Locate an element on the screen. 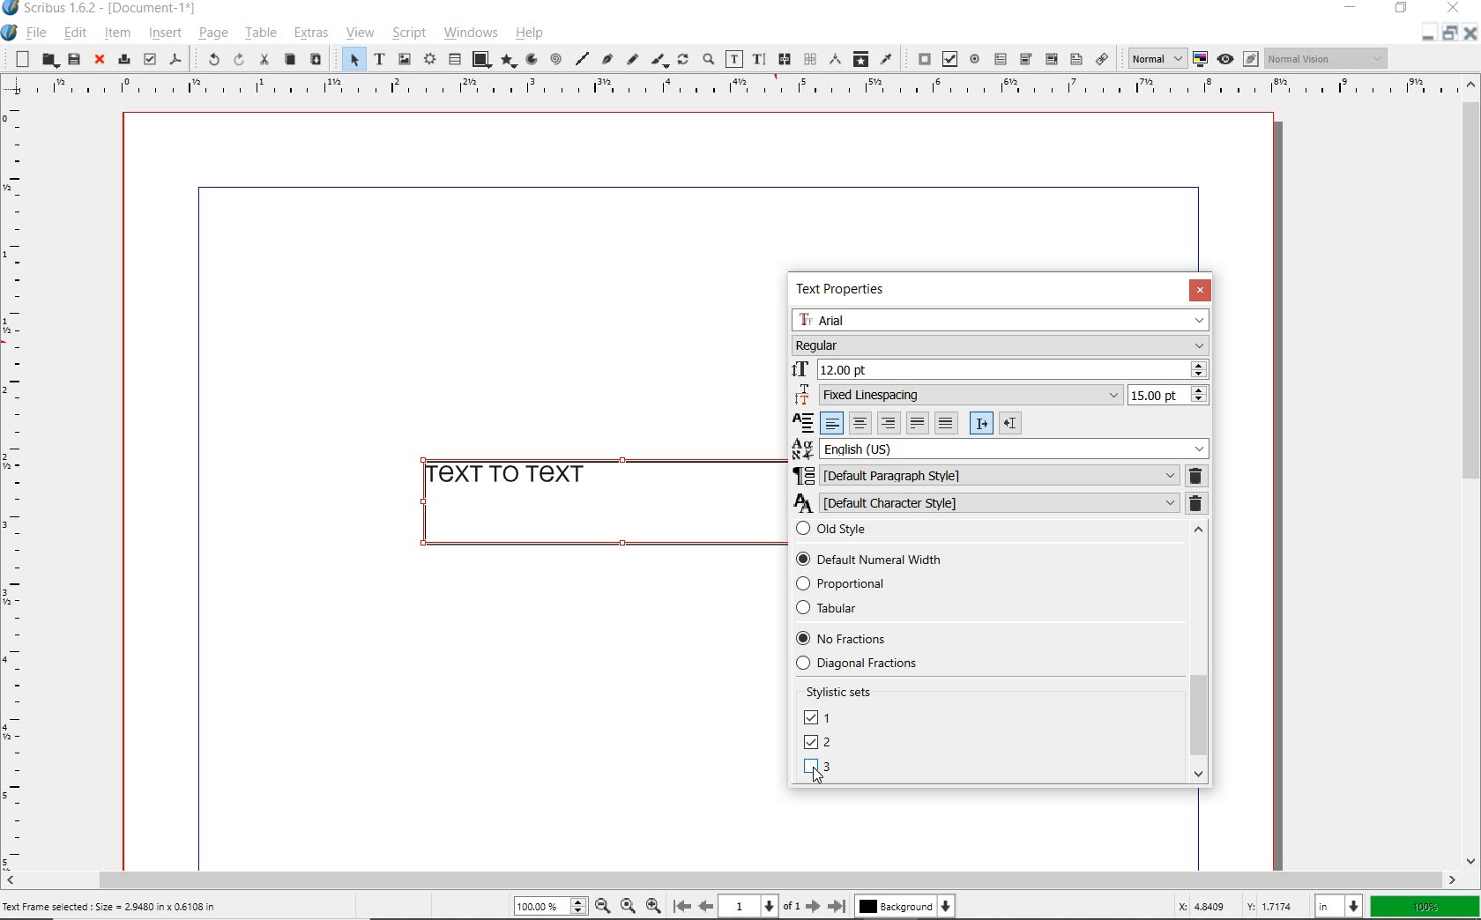 The height and width of the screenshot is (920, 1481). copy is located at coordinates (289, 60).